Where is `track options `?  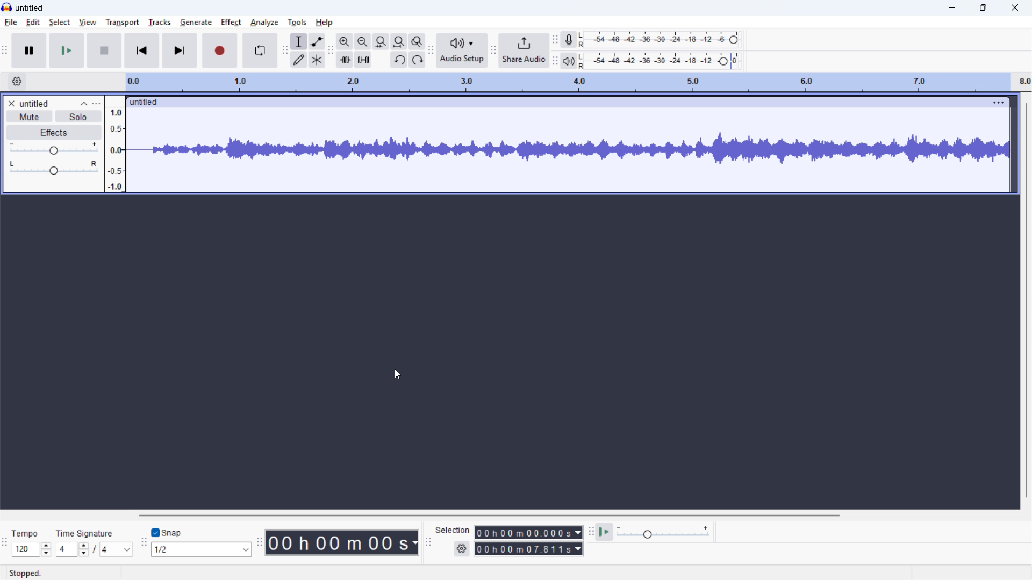
track options  is located at coordinates (999, 101).